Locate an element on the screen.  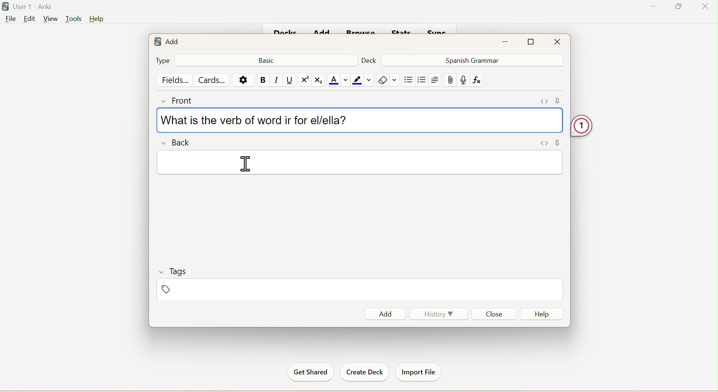
Close is located at coordinates (557, 41).